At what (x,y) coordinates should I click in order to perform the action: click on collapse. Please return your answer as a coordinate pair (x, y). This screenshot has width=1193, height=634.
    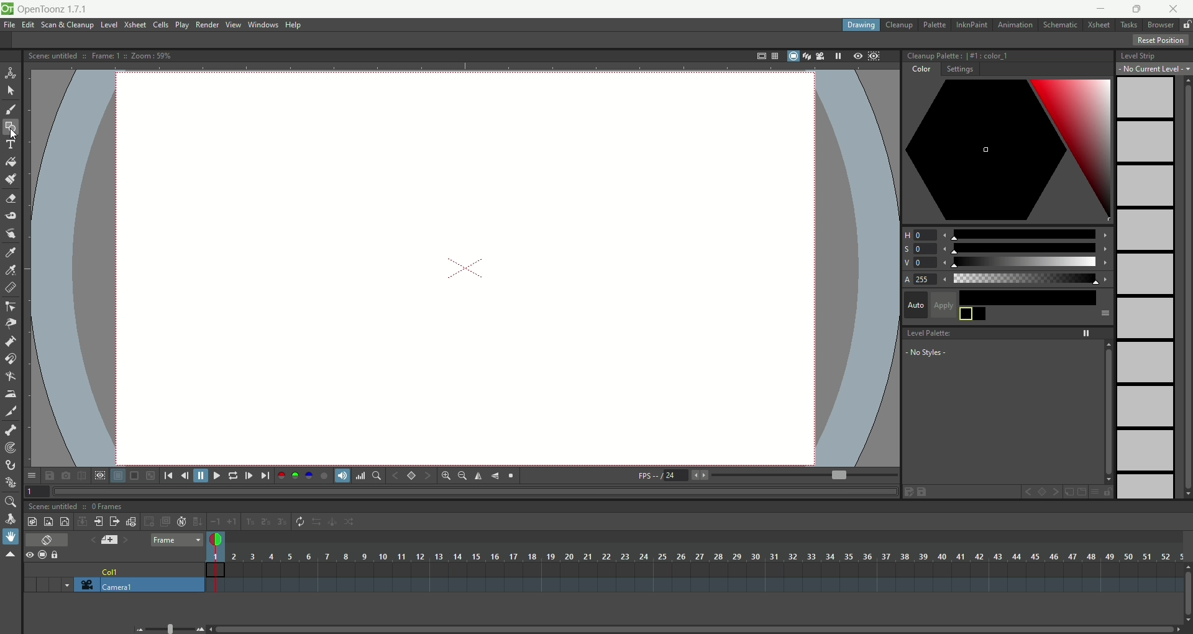
    Looking at the image, I should click on (82, 521).